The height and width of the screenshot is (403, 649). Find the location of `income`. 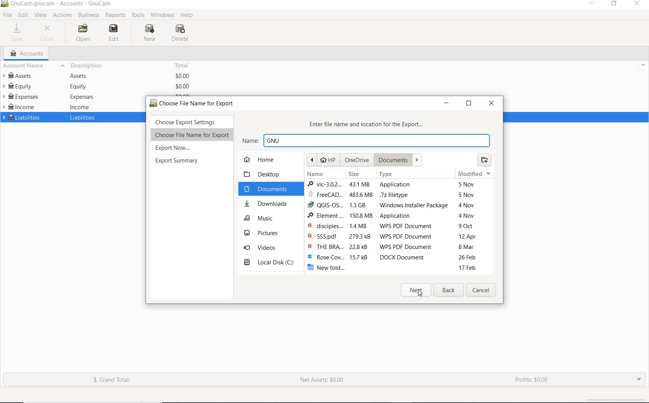

income is located at coordinates (79, 107).